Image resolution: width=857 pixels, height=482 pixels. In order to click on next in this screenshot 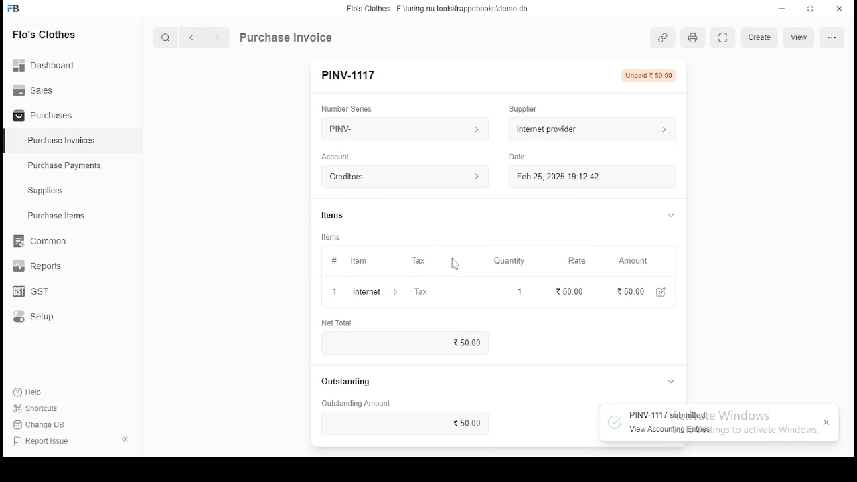, I will do `click(217, 39)`.